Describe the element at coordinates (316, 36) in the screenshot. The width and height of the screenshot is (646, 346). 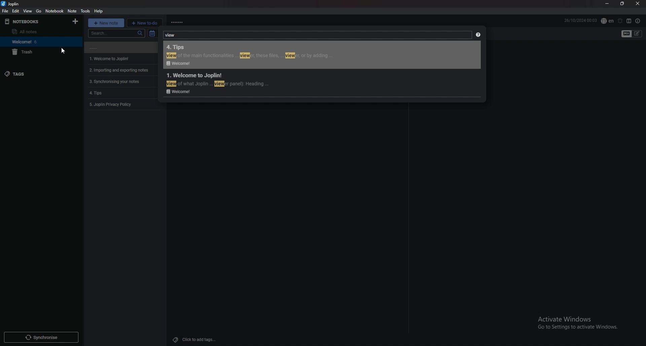
I see `search bar` at that location.